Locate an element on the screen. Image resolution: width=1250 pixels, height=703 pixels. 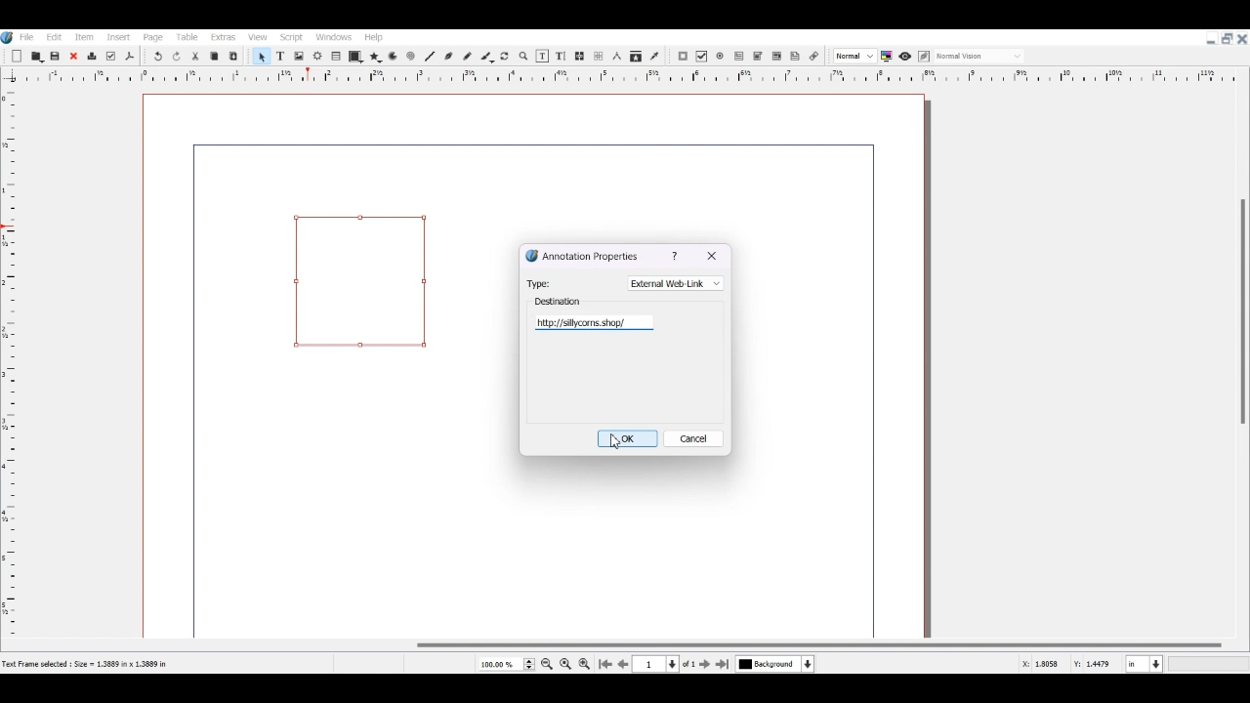
Go to next page is located at coordinates (706, 664).